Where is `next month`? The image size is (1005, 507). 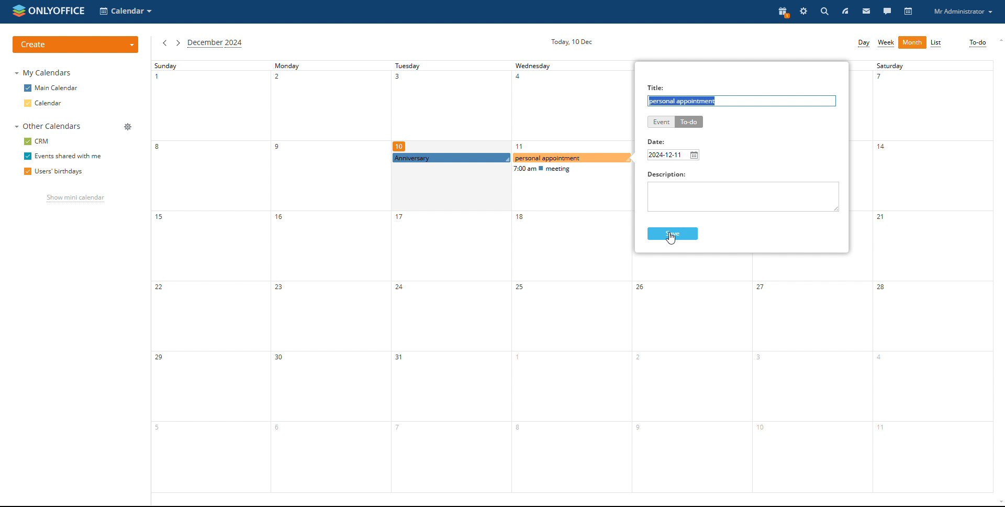 next month is located at coordinates (178, 43).